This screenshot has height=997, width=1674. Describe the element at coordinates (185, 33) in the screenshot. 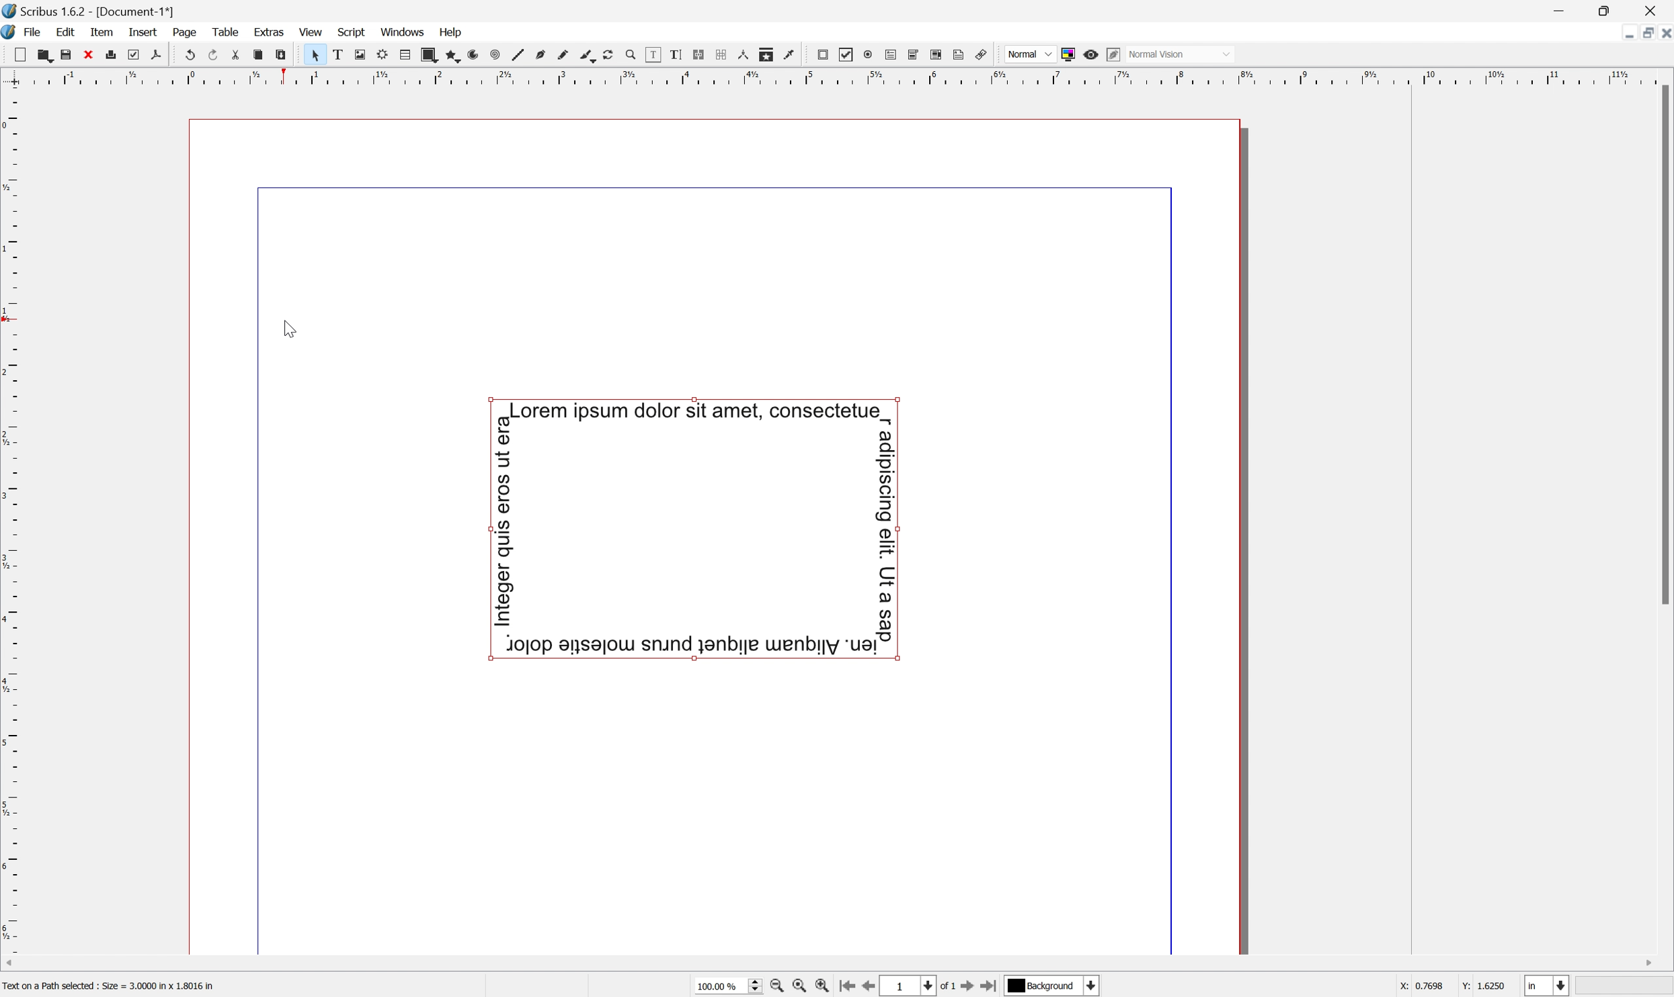

I see `Page` at that location.